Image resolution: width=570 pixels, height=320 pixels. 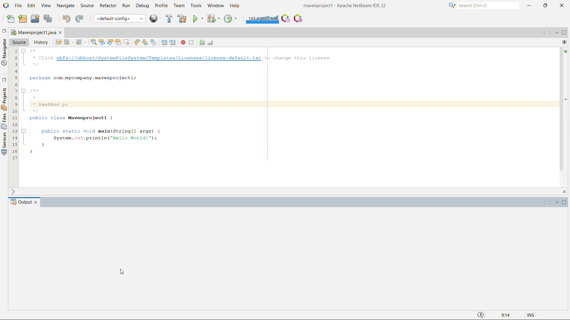 What do you see at coordinates (276, 100) in the screenshot?
I see `A simple Java class that prints "Hello World" to the console.` at bounding box center [276, 100].